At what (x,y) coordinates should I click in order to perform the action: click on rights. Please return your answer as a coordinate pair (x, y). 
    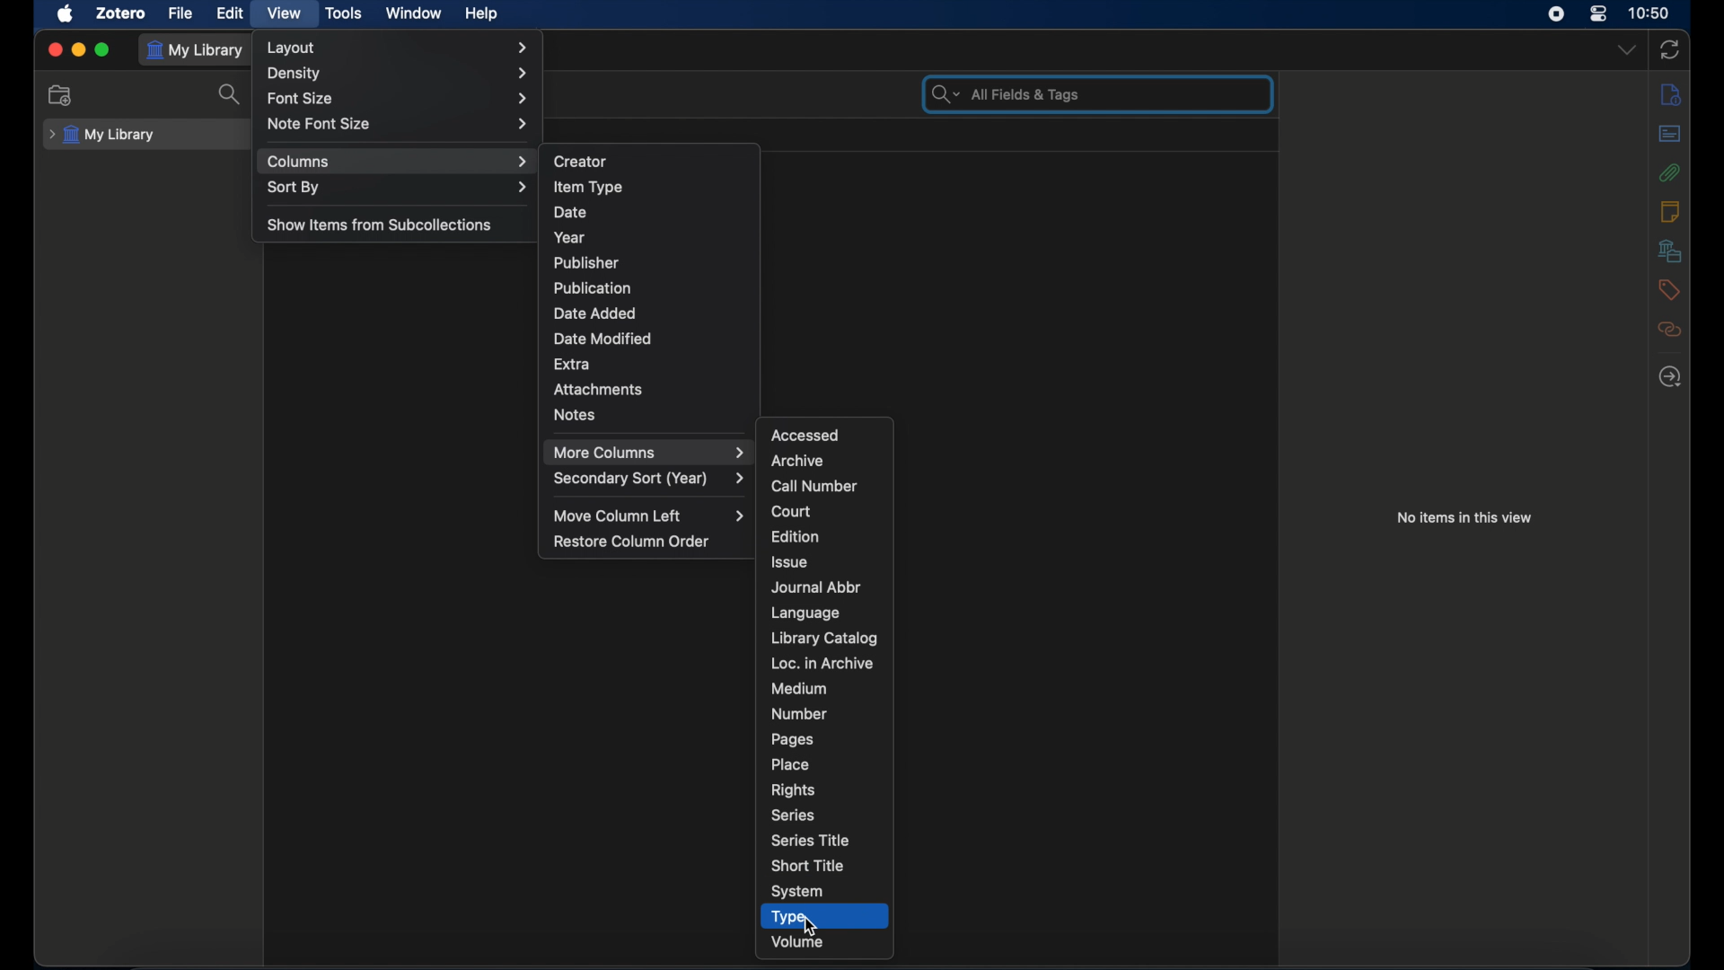
    Looking at the image, I should click on (794, 790).